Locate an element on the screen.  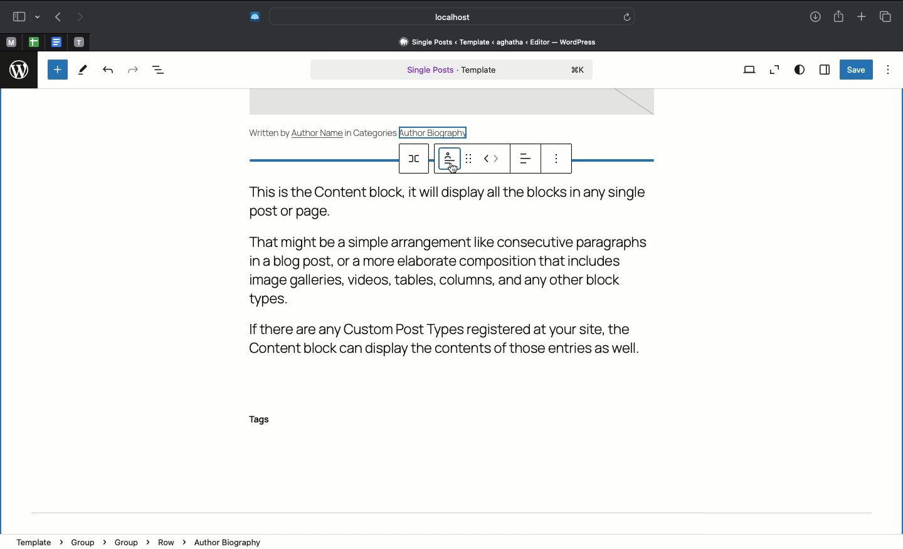
New tab is located at coordinates (862, 18).